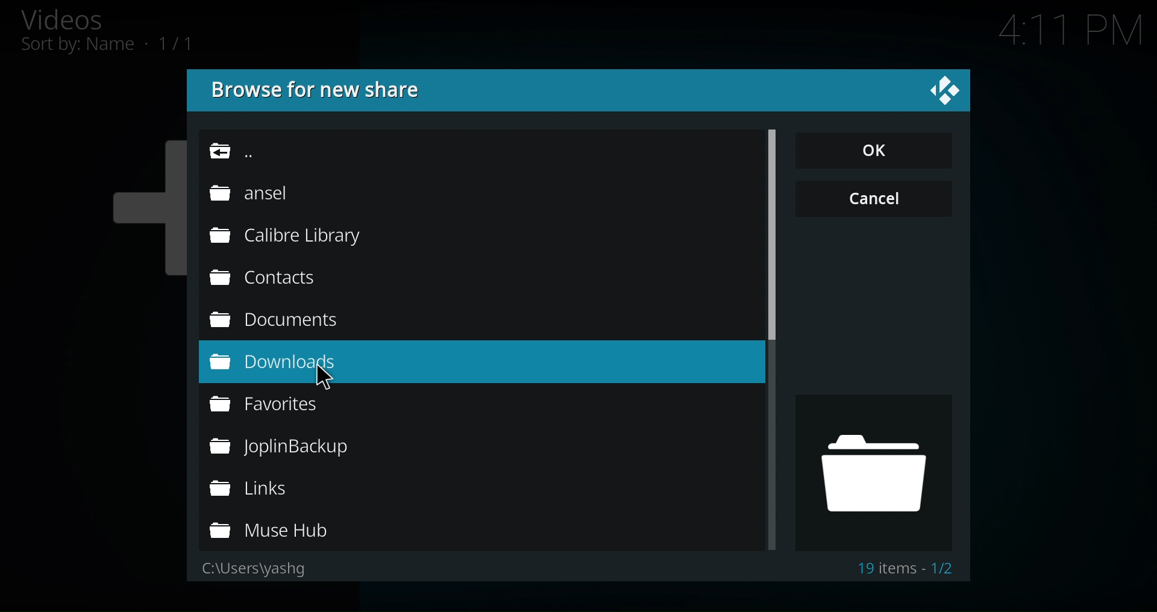 This screenshot has width=1157, height=612. I want to click on Downloads, so click(292, 363).